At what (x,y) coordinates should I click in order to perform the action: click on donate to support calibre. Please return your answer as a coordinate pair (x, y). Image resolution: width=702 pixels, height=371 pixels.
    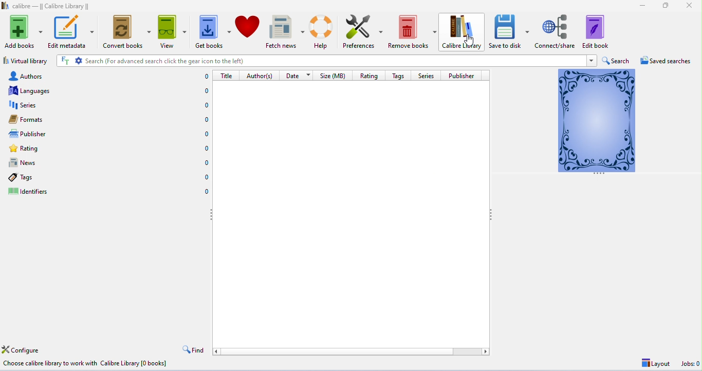
    Looking at the image, I should click on (248, 31).